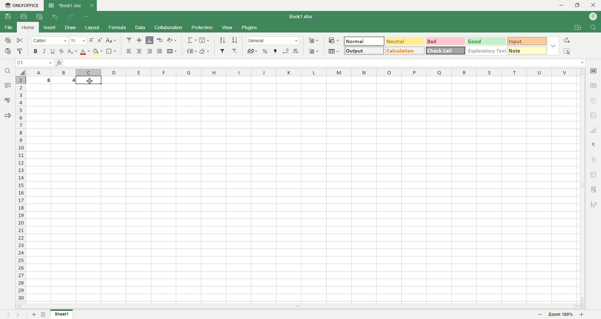  Describe the element at coordinates (100, 40) in the screenshot. I see `decrease font size` at that location.